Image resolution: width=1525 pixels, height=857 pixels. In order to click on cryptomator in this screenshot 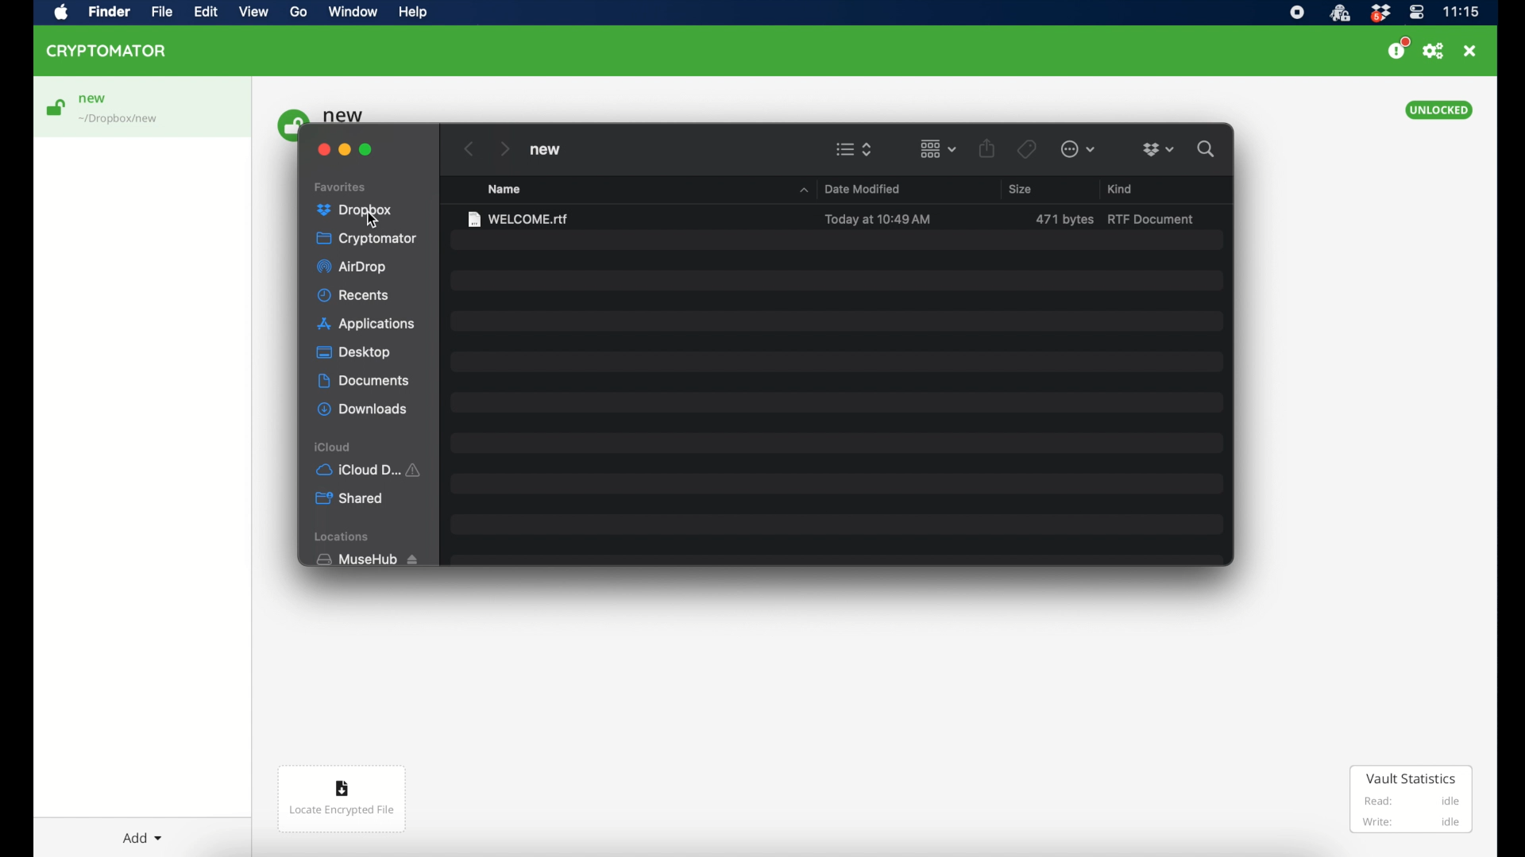, I will do `click(107, 51)`.